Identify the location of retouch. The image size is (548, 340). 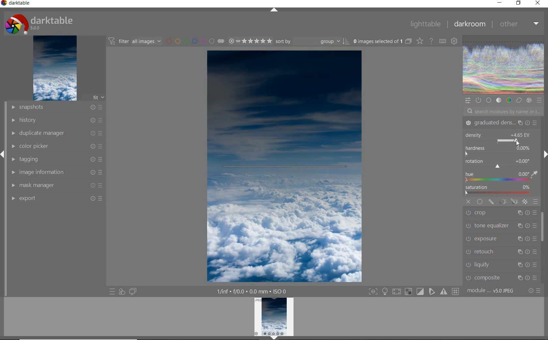
(501, 251).